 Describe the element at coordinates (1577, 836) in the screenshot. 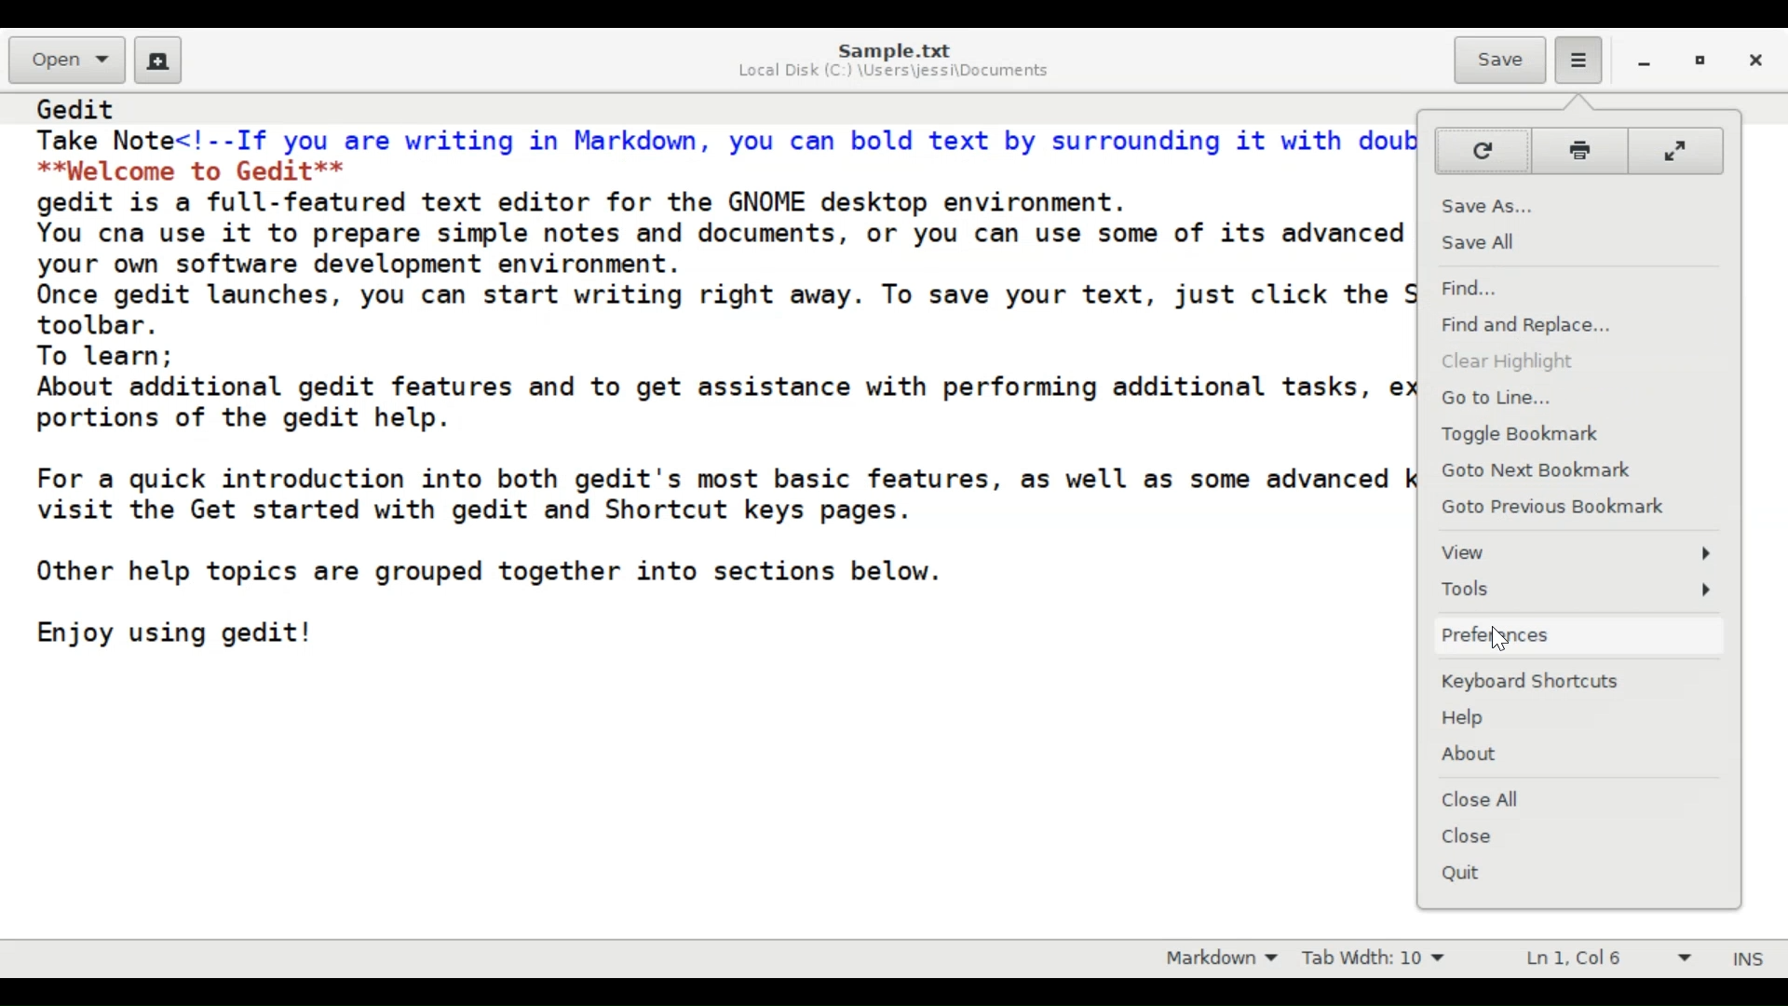

I see `Close` at that location.